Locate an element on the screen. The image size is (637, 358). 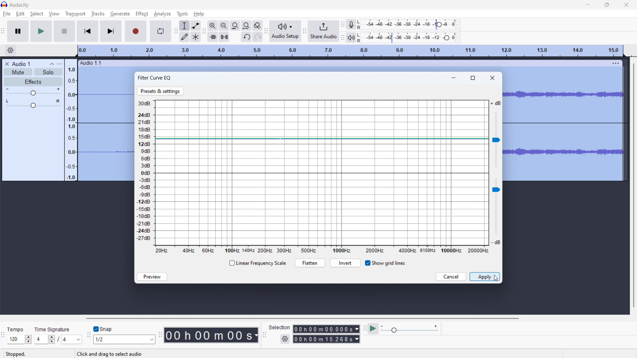
edit is located at coordinates (21, 14).